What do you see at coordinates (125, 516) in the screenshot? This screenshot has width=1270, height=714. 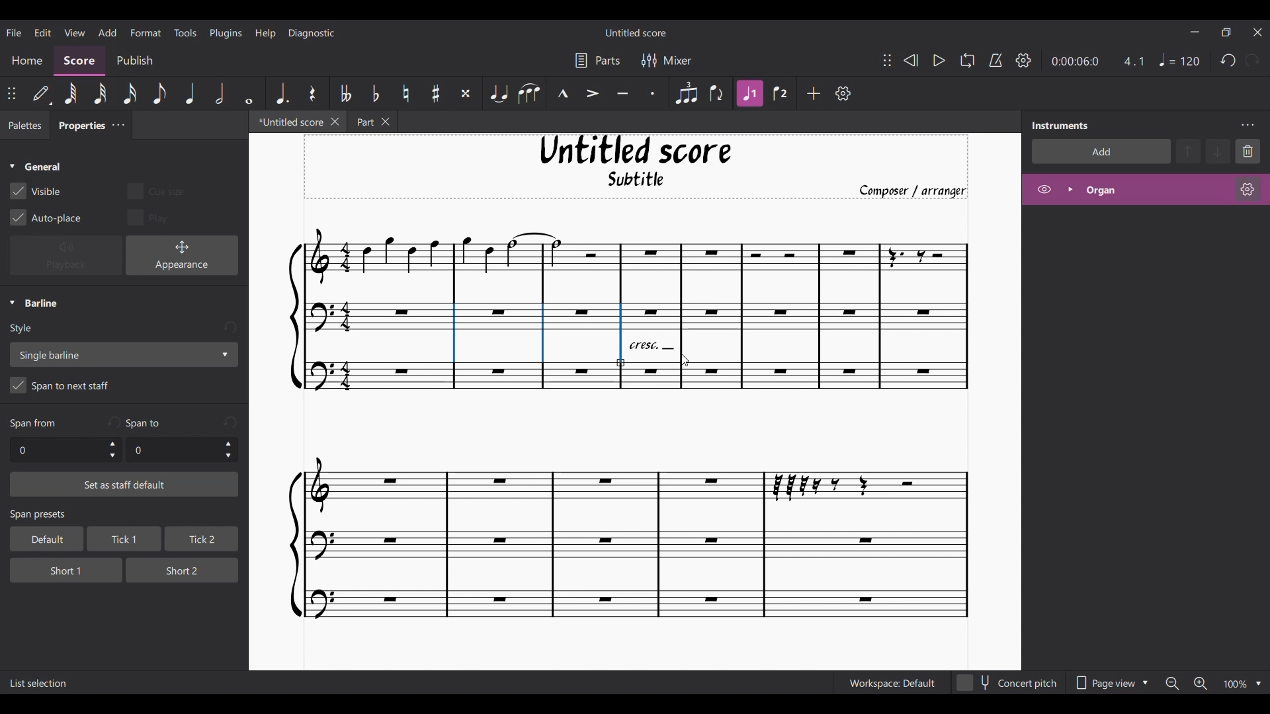 I see `Span presets` at bounding box center [125, 516].